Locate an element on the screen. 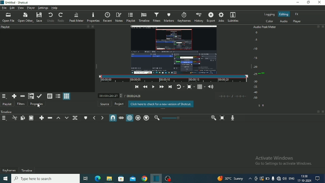 The width and height of the screenshot is (325, 183). Add the source to the playlist is located at coordinates (15, 96).